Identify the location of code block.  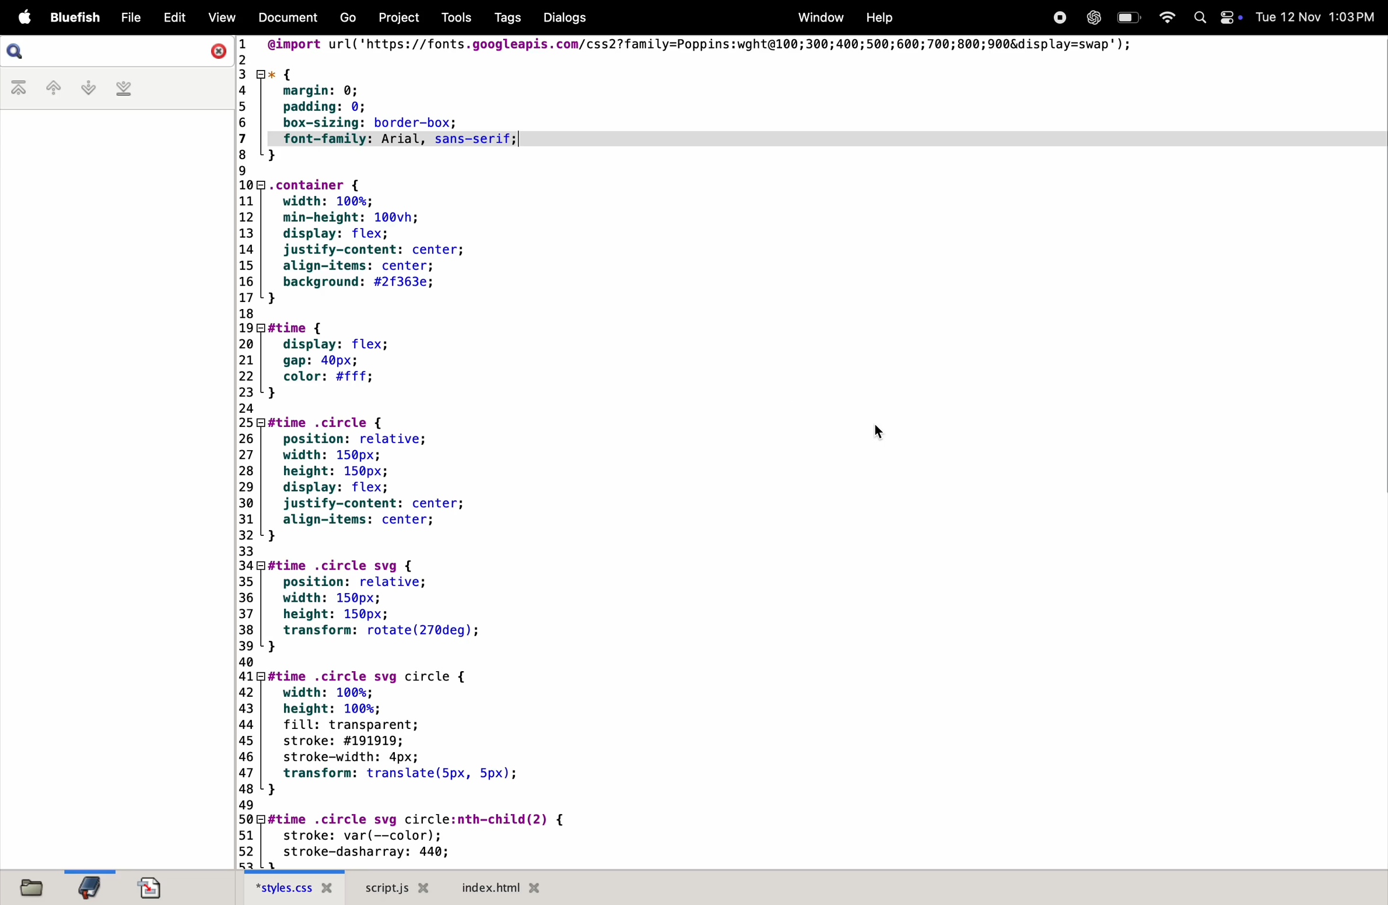
(447, 465).